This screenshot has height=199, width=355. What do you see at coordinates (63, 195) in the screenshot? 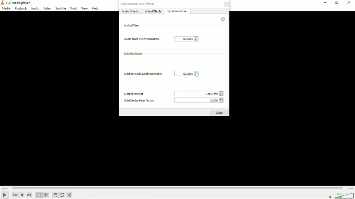
I see `toggle between loop all, loop one and no loop` at bounding box center [63, 195].